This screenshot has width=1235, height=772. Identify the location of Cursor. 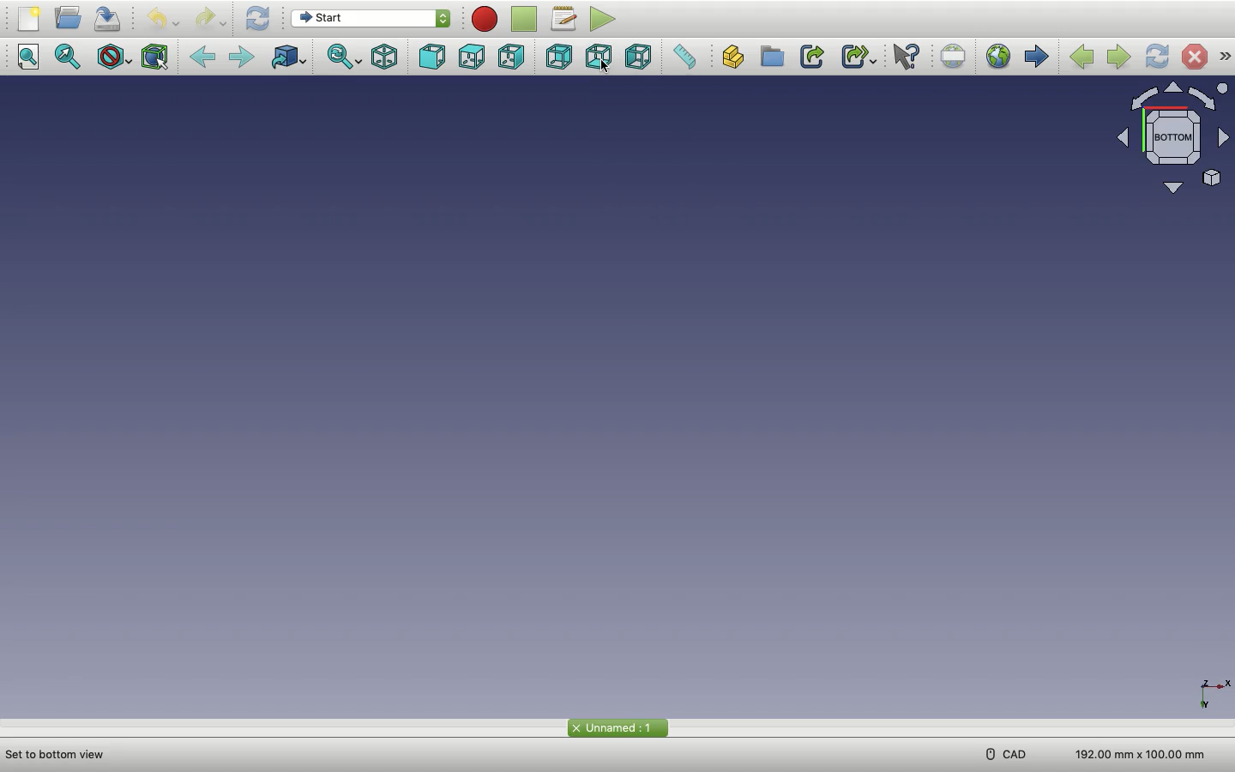
(606, 68).